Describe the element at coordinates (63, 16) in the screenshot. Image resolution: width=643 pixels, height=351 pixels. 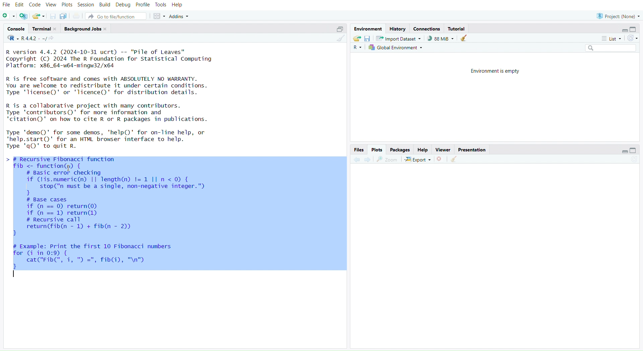
I see `save all open documents` at that location.